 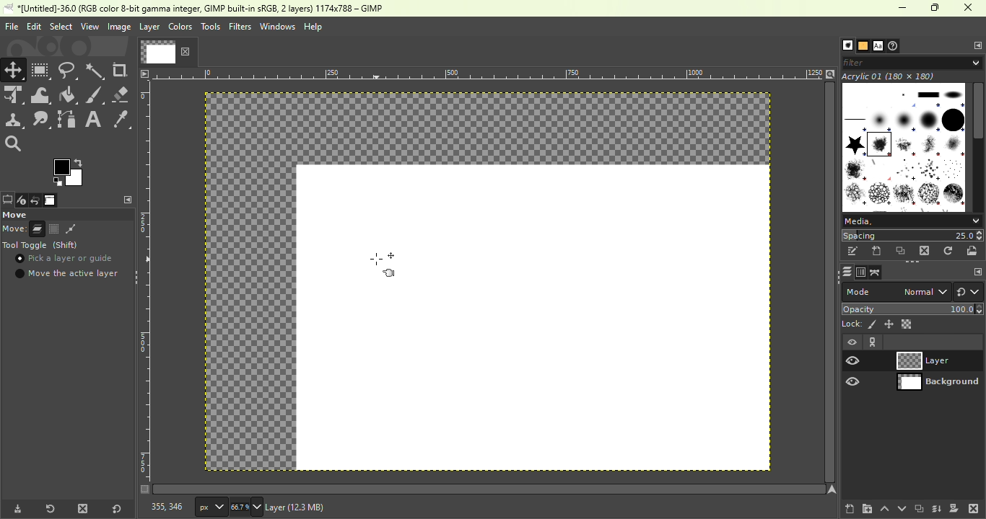 What do you see at coordinates (10, 26) in the screenshot?
I see `File` at bounding box center [10, 26].